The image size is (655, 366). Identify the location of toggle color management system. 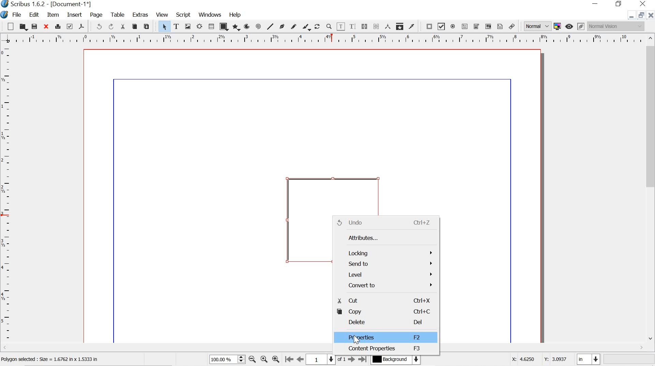
(557, 26).